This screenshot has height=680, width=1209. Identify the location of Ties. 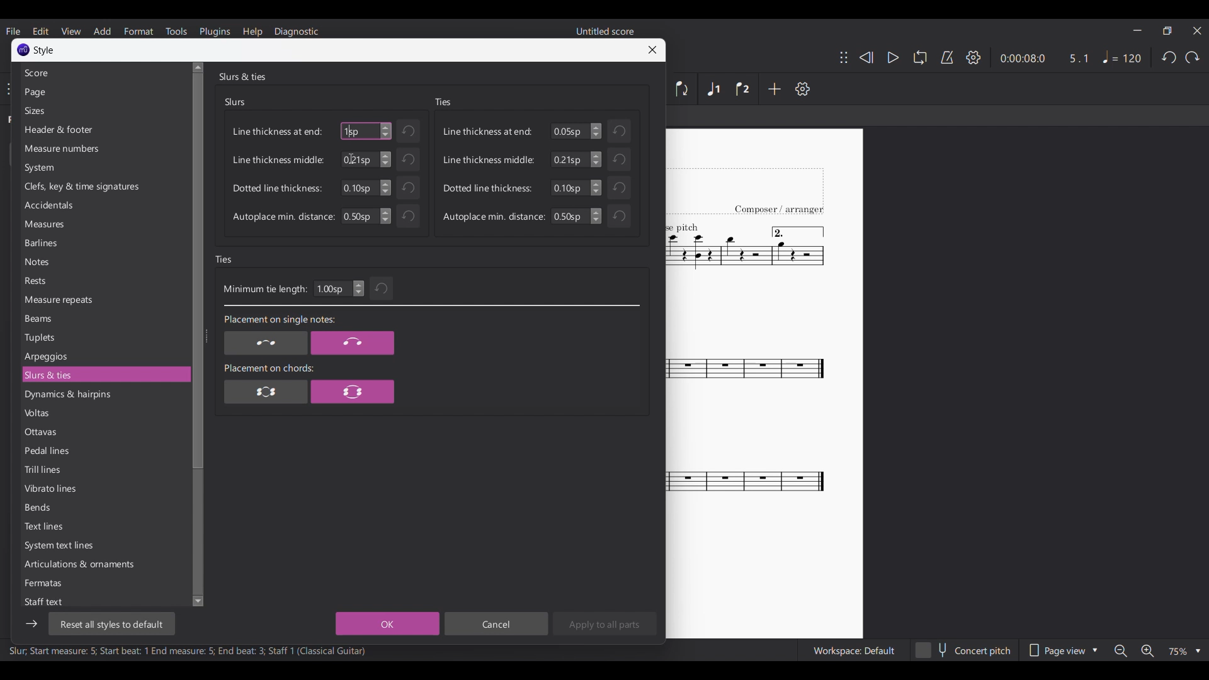
(443, 102).